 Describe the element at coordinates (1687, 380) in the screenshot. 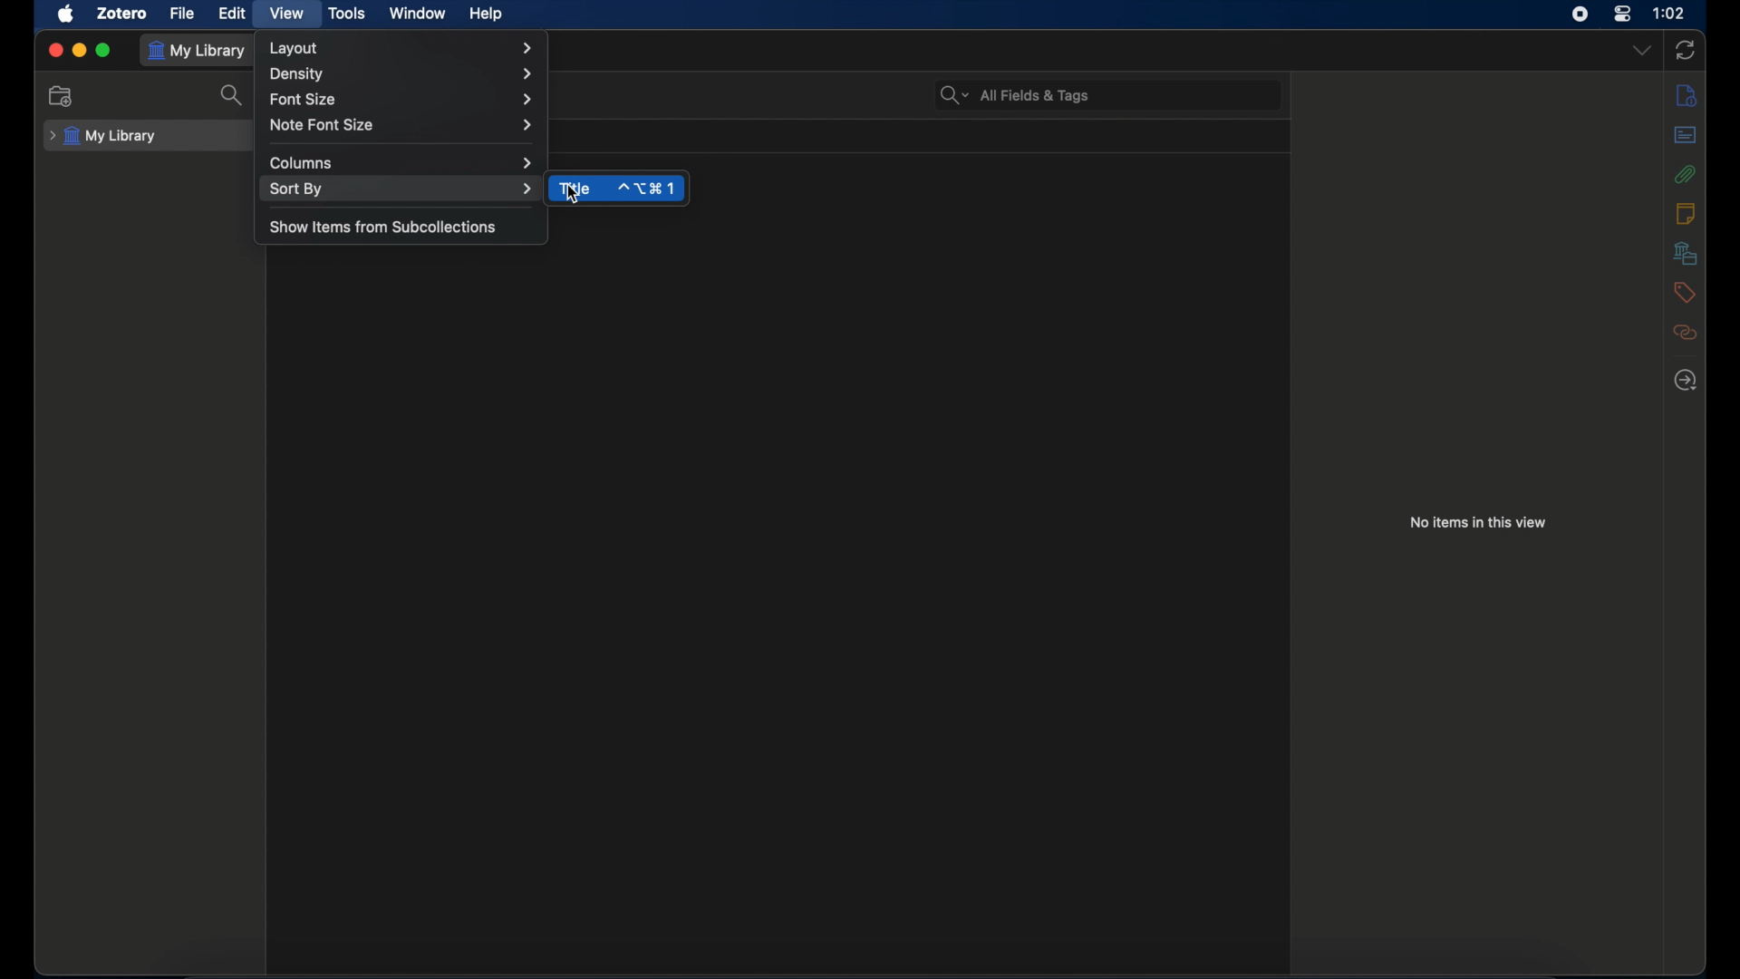

I see `locate` at that location.